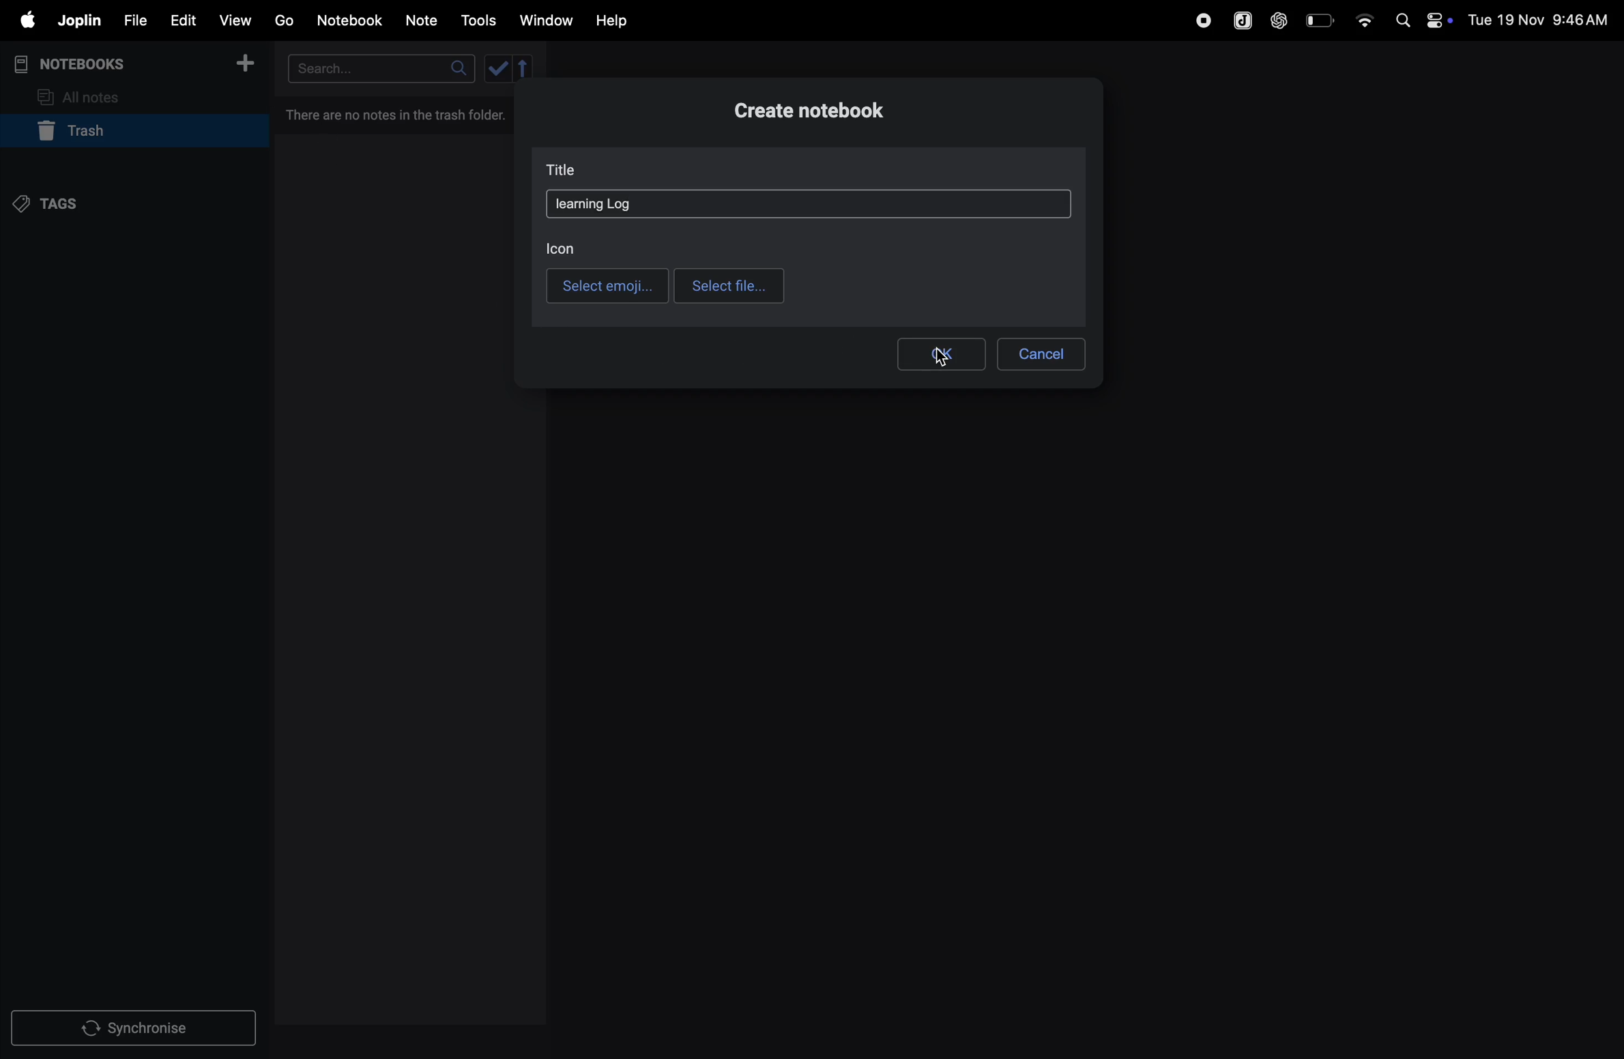  I want to click on window, so click(547, 20).